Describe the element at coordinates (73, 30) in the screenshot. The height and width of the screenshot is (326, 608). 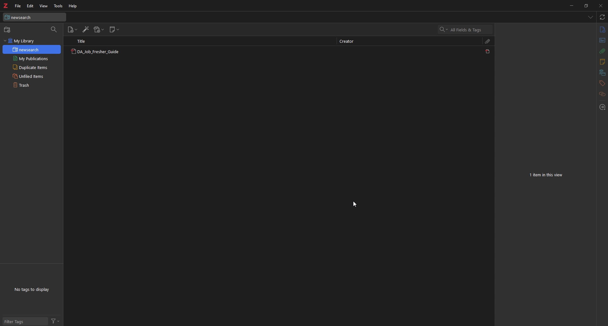
I see `new item` at that location.